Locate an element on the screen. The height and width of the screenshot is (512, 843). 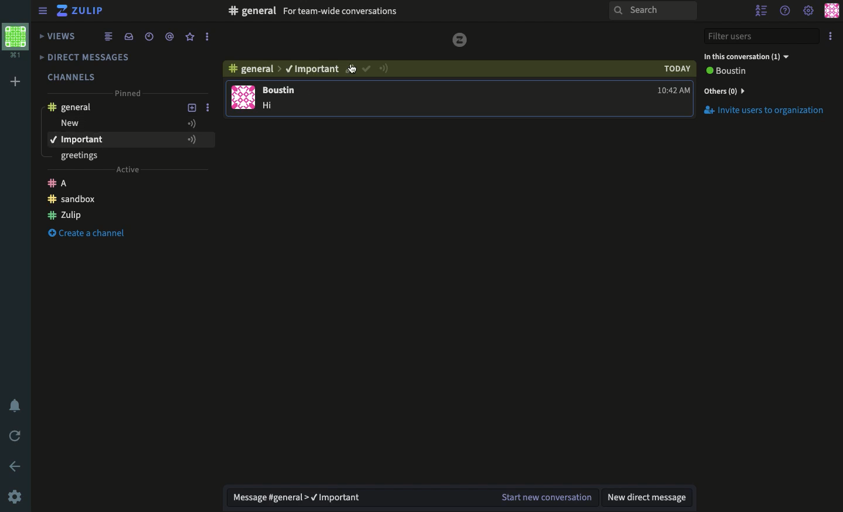
Zulip is located at coordinates (66, 182).